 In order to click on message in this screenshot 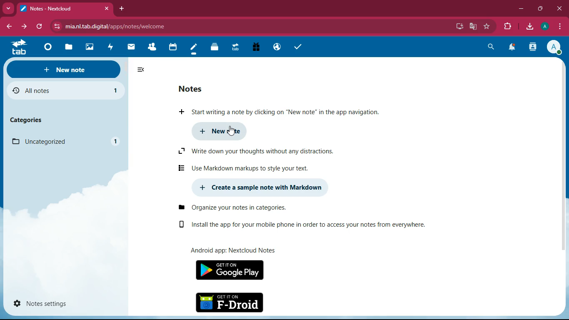, I will do `click(132, 46)`.